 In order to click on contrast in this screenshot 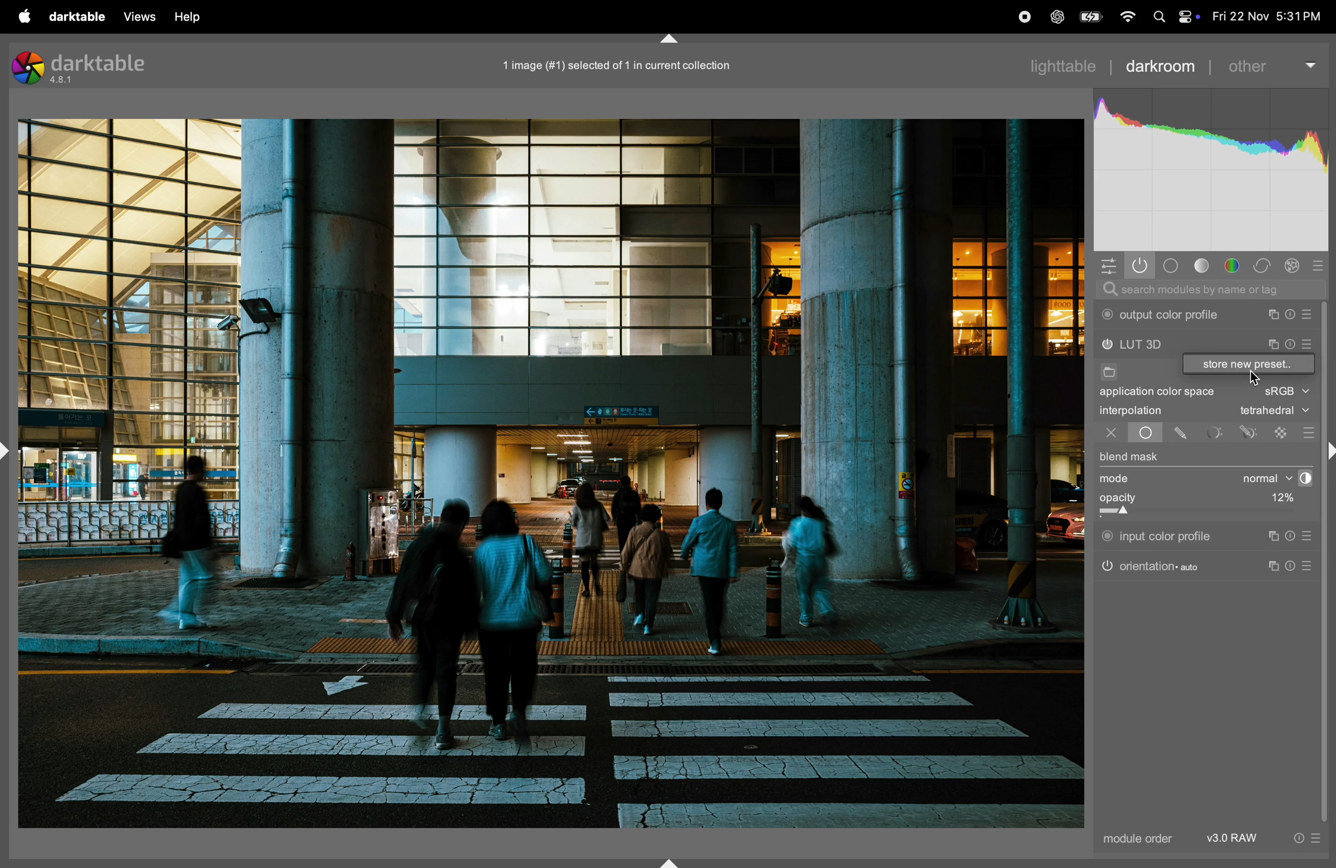, I will do `click(1302, 478)`.